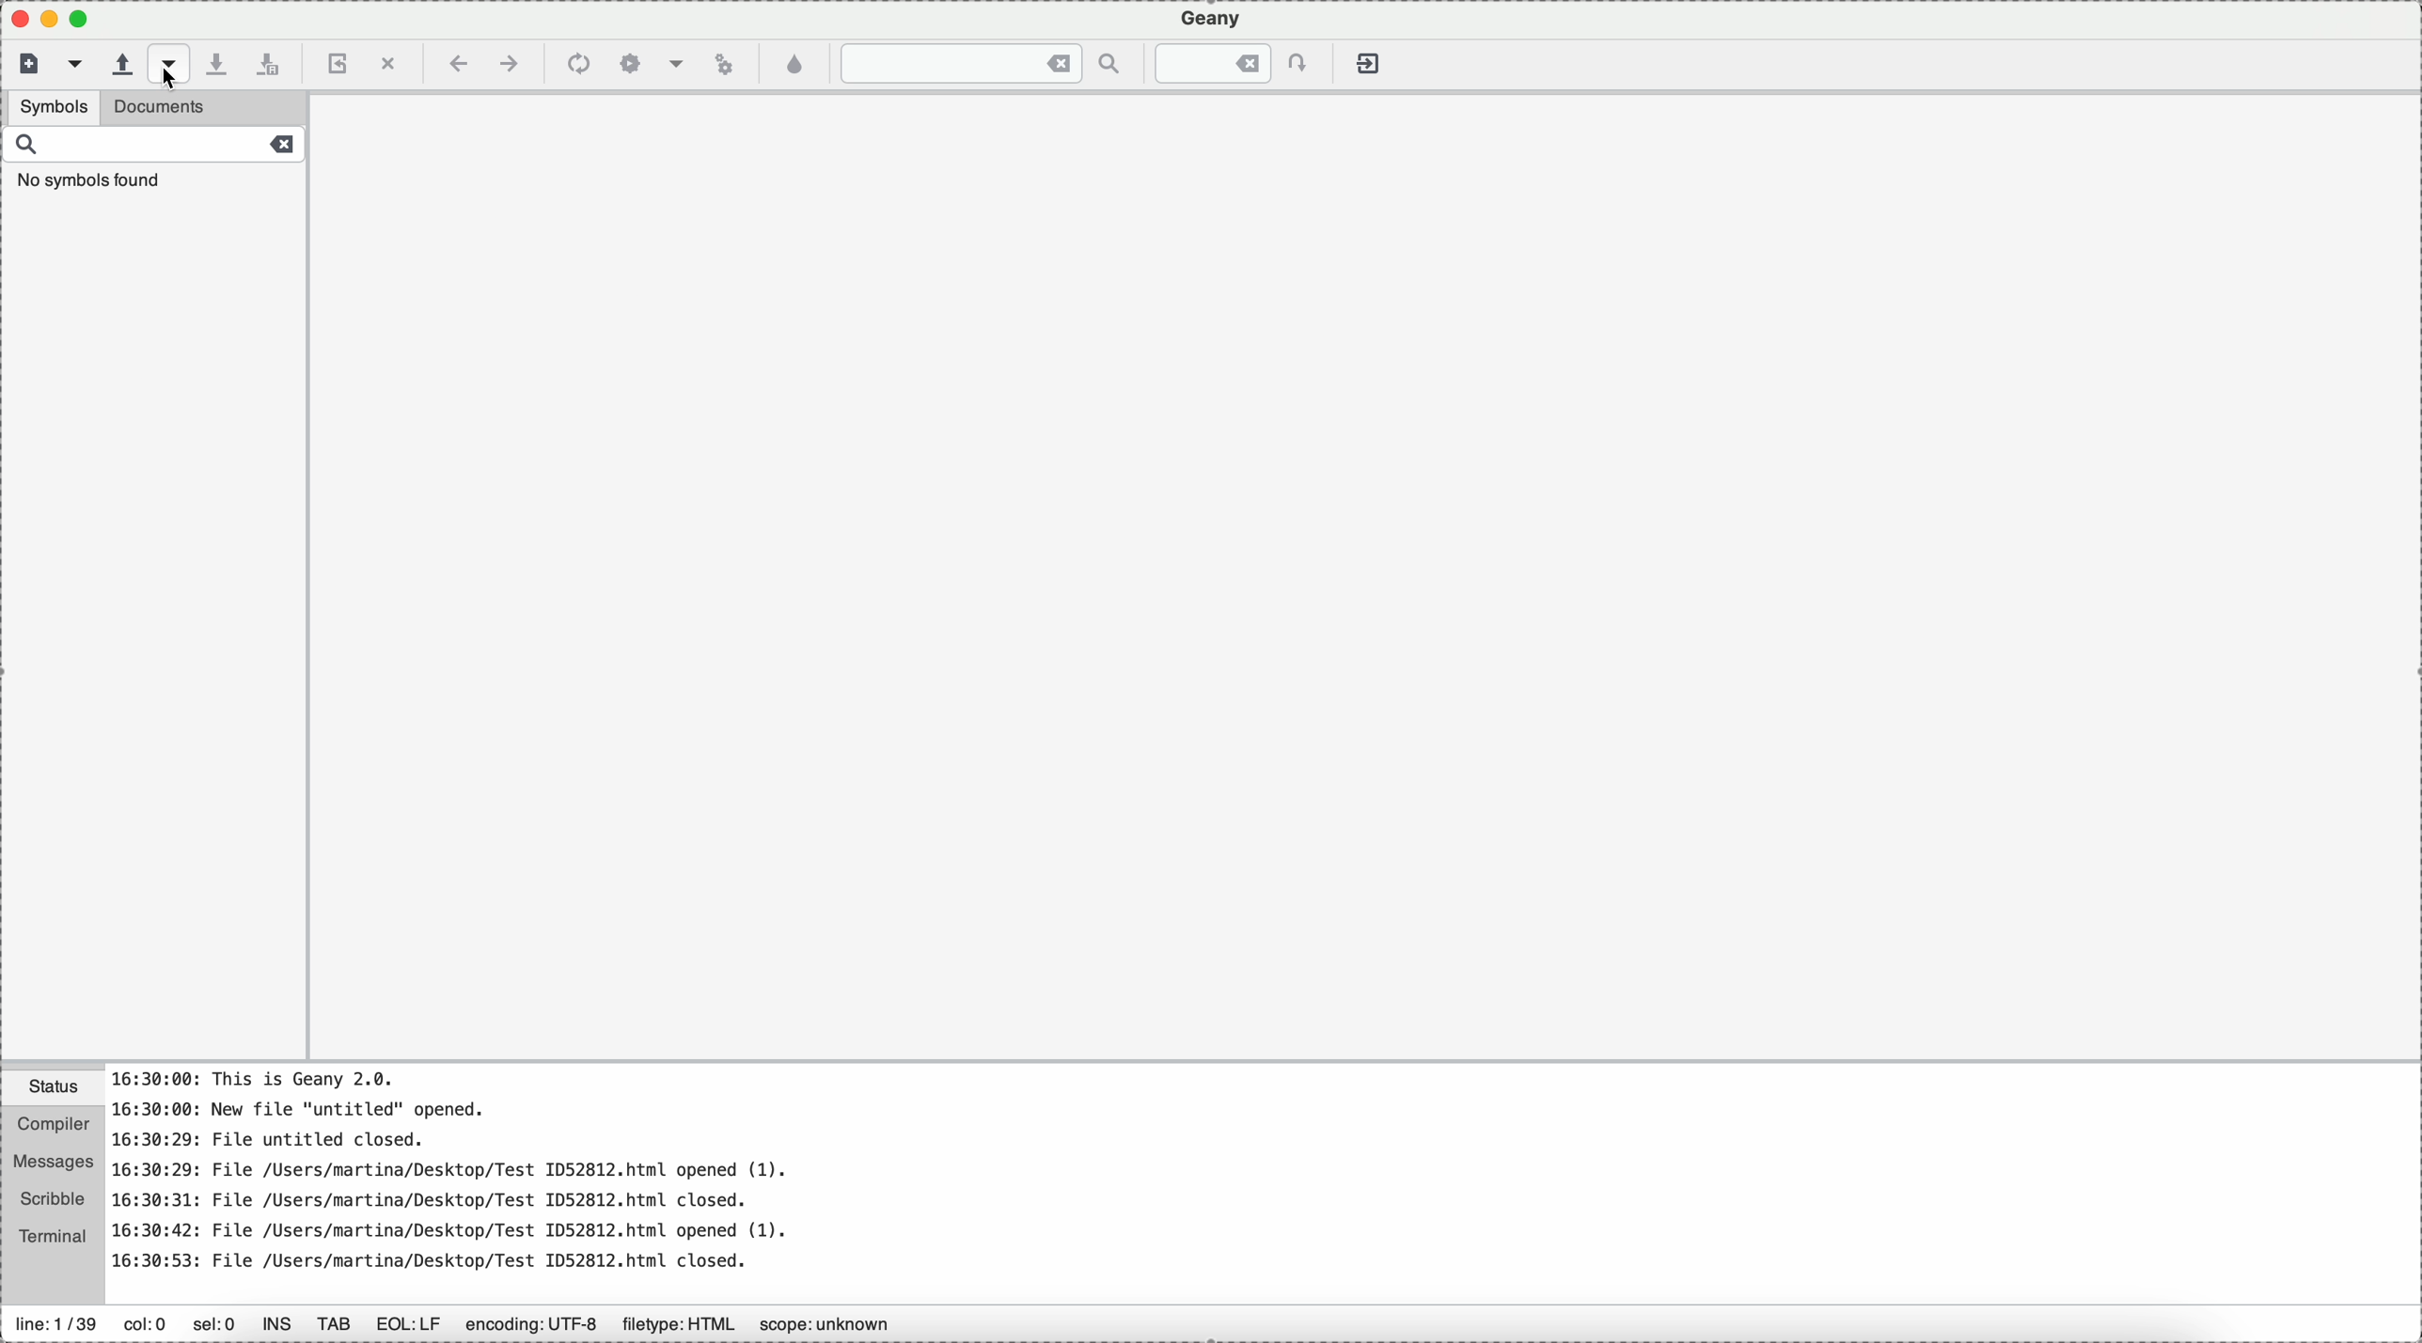 This screenshot has height=1343, width=2422. Describe the element at coordinates (55, 1164) in the screenshot. I see `messages` at that location.